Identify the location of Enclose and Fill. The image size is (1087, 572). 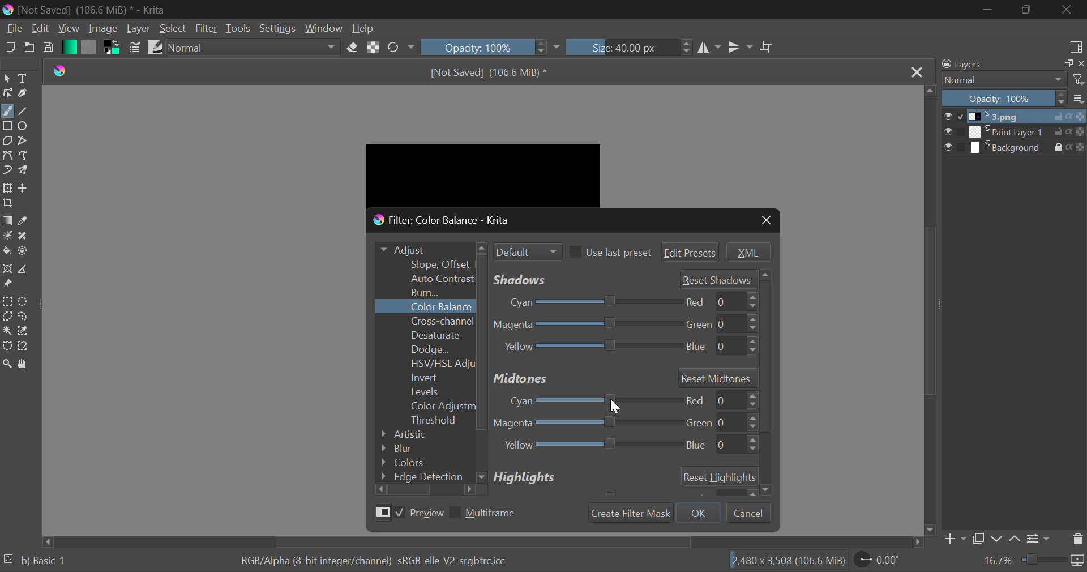
(24, 251).